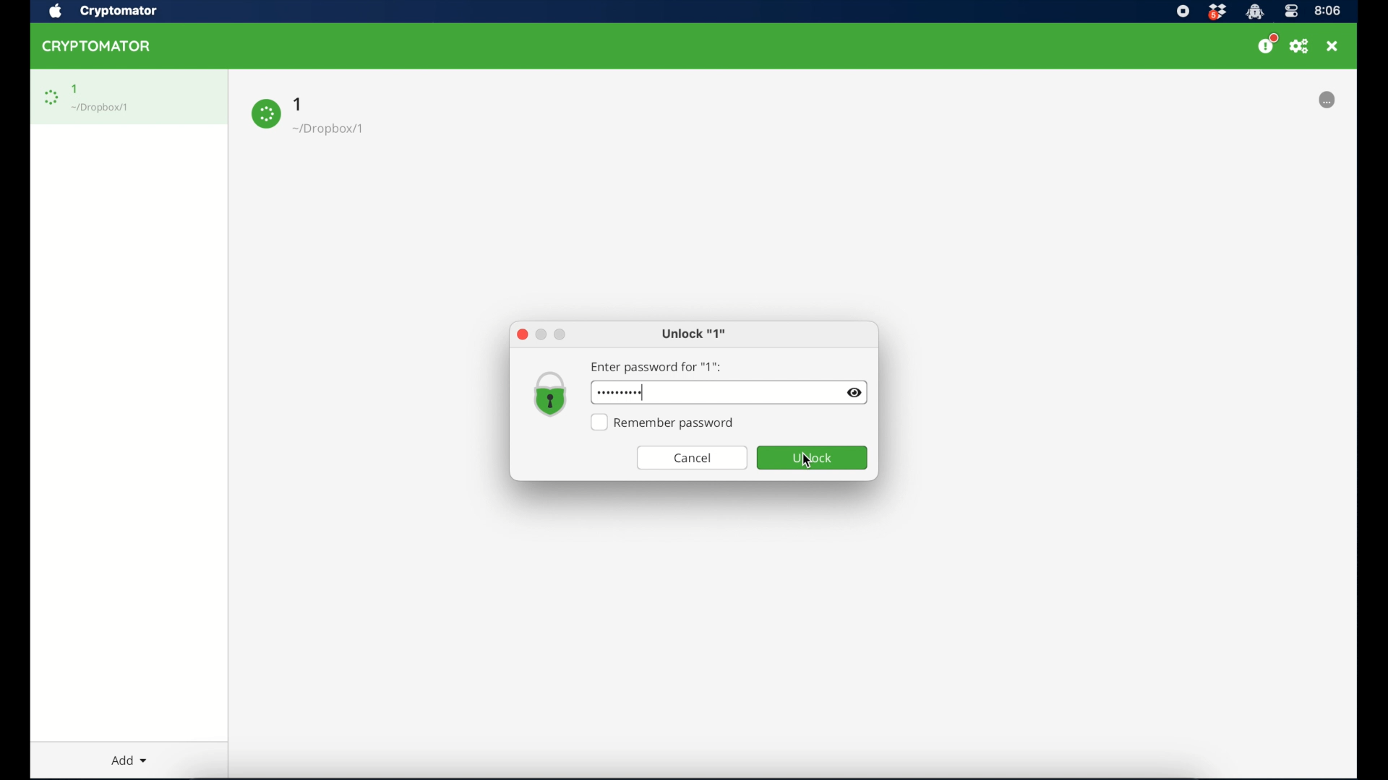  What do you see at coordinates (1332, 46) in the screenshot?
I see `close` at bounding box center [1332, 46].